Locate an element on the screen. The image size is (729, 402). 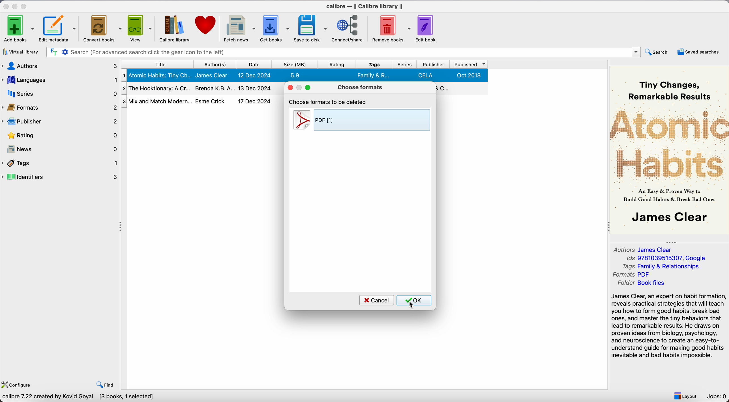
Formats PDF is located at coordinates (633, 275).